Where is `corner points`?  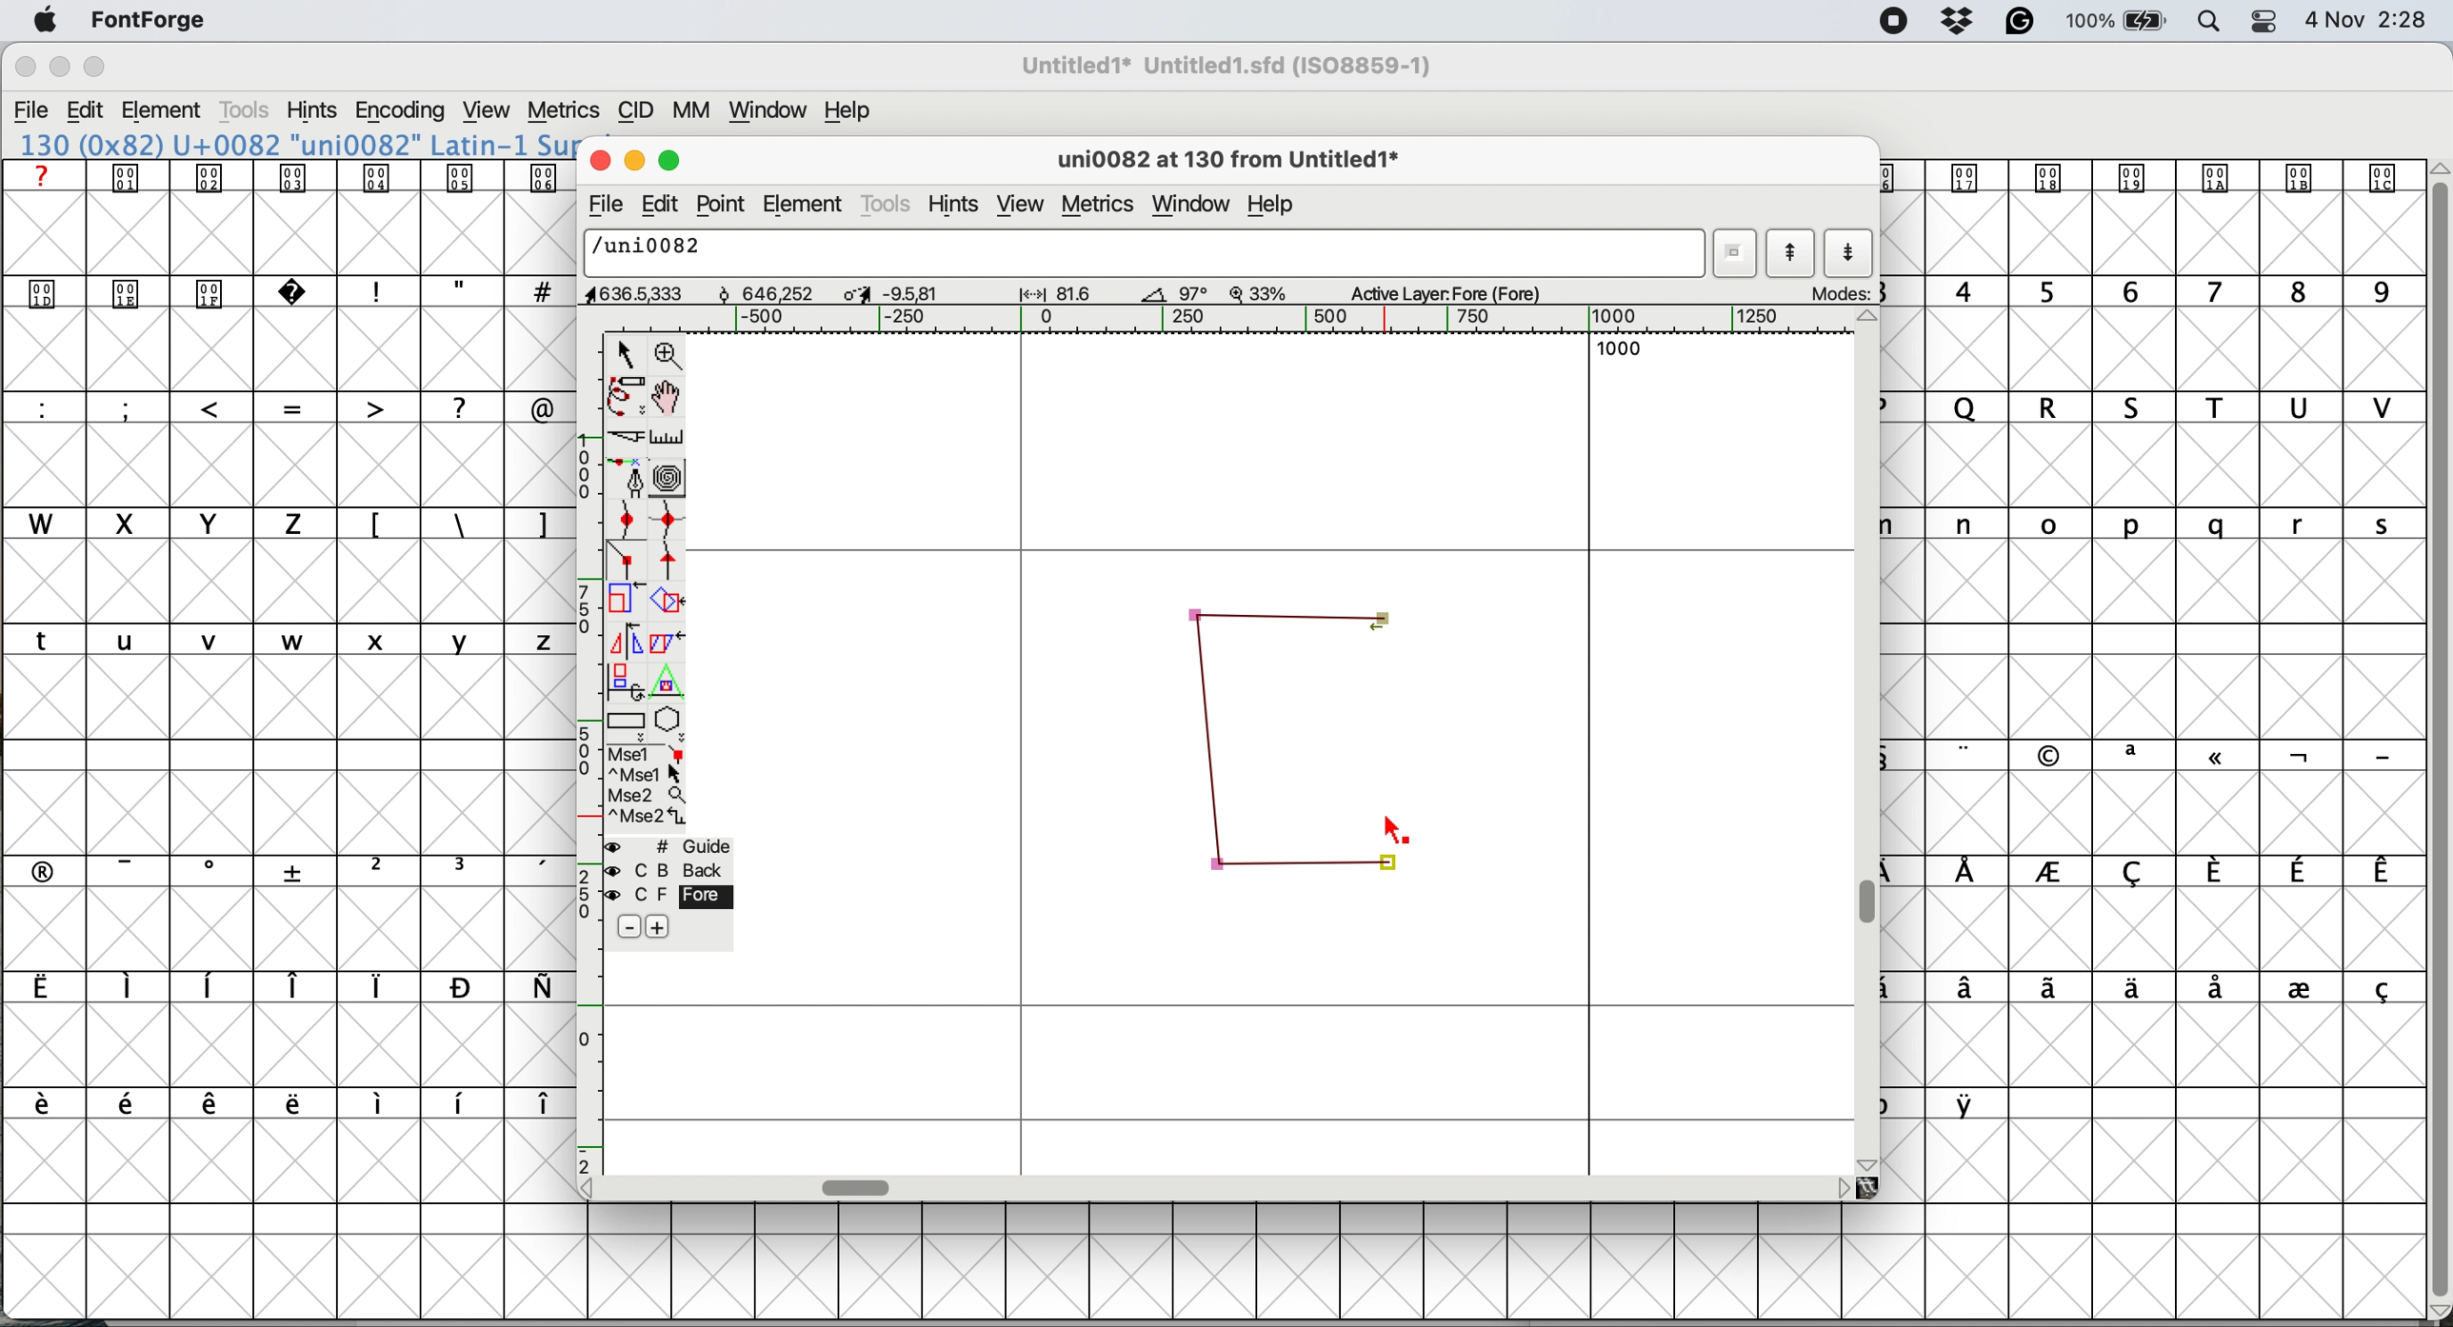
corner points is located at coordinates (1393, 865).